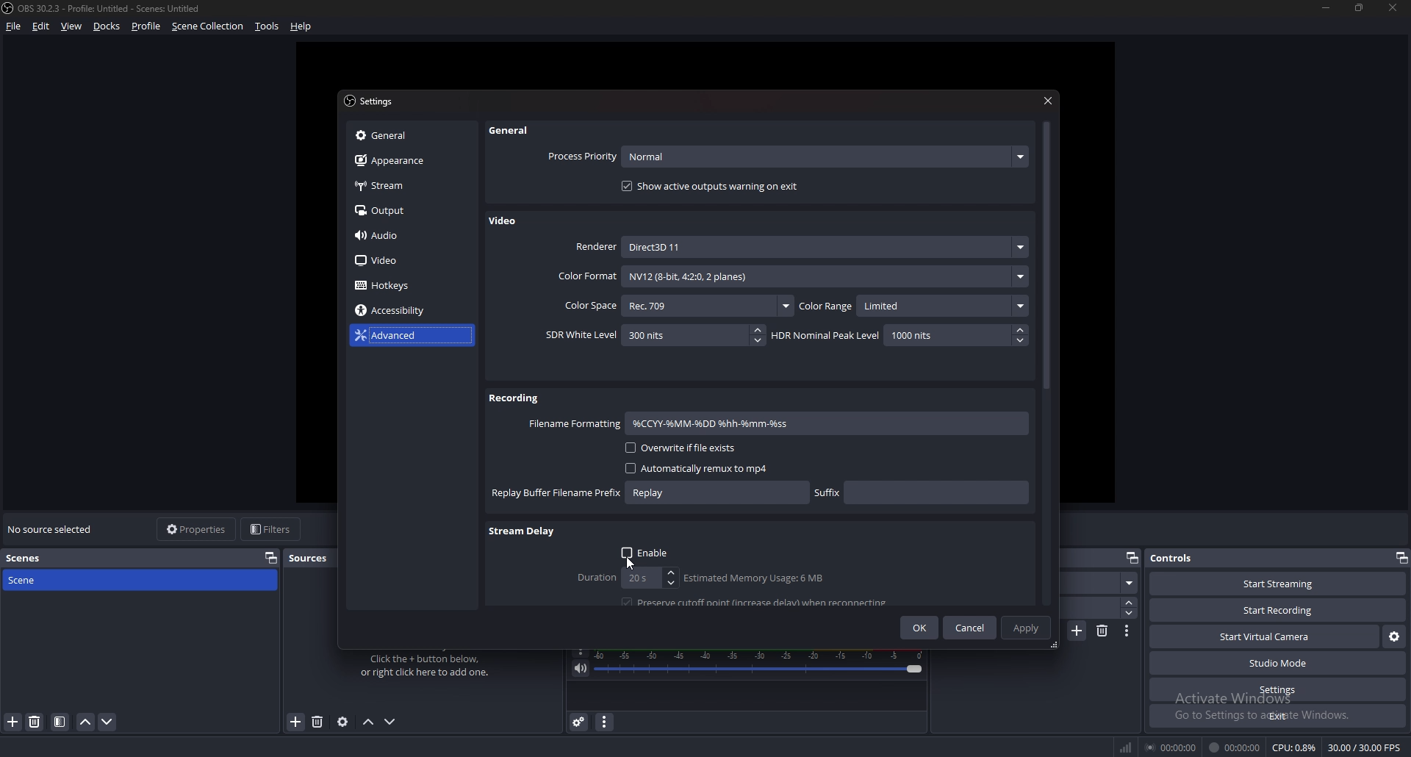  Describe the element at coordinates (1364, 748) in the screenshot. I see `30.00/30.00 FPS` at that location.